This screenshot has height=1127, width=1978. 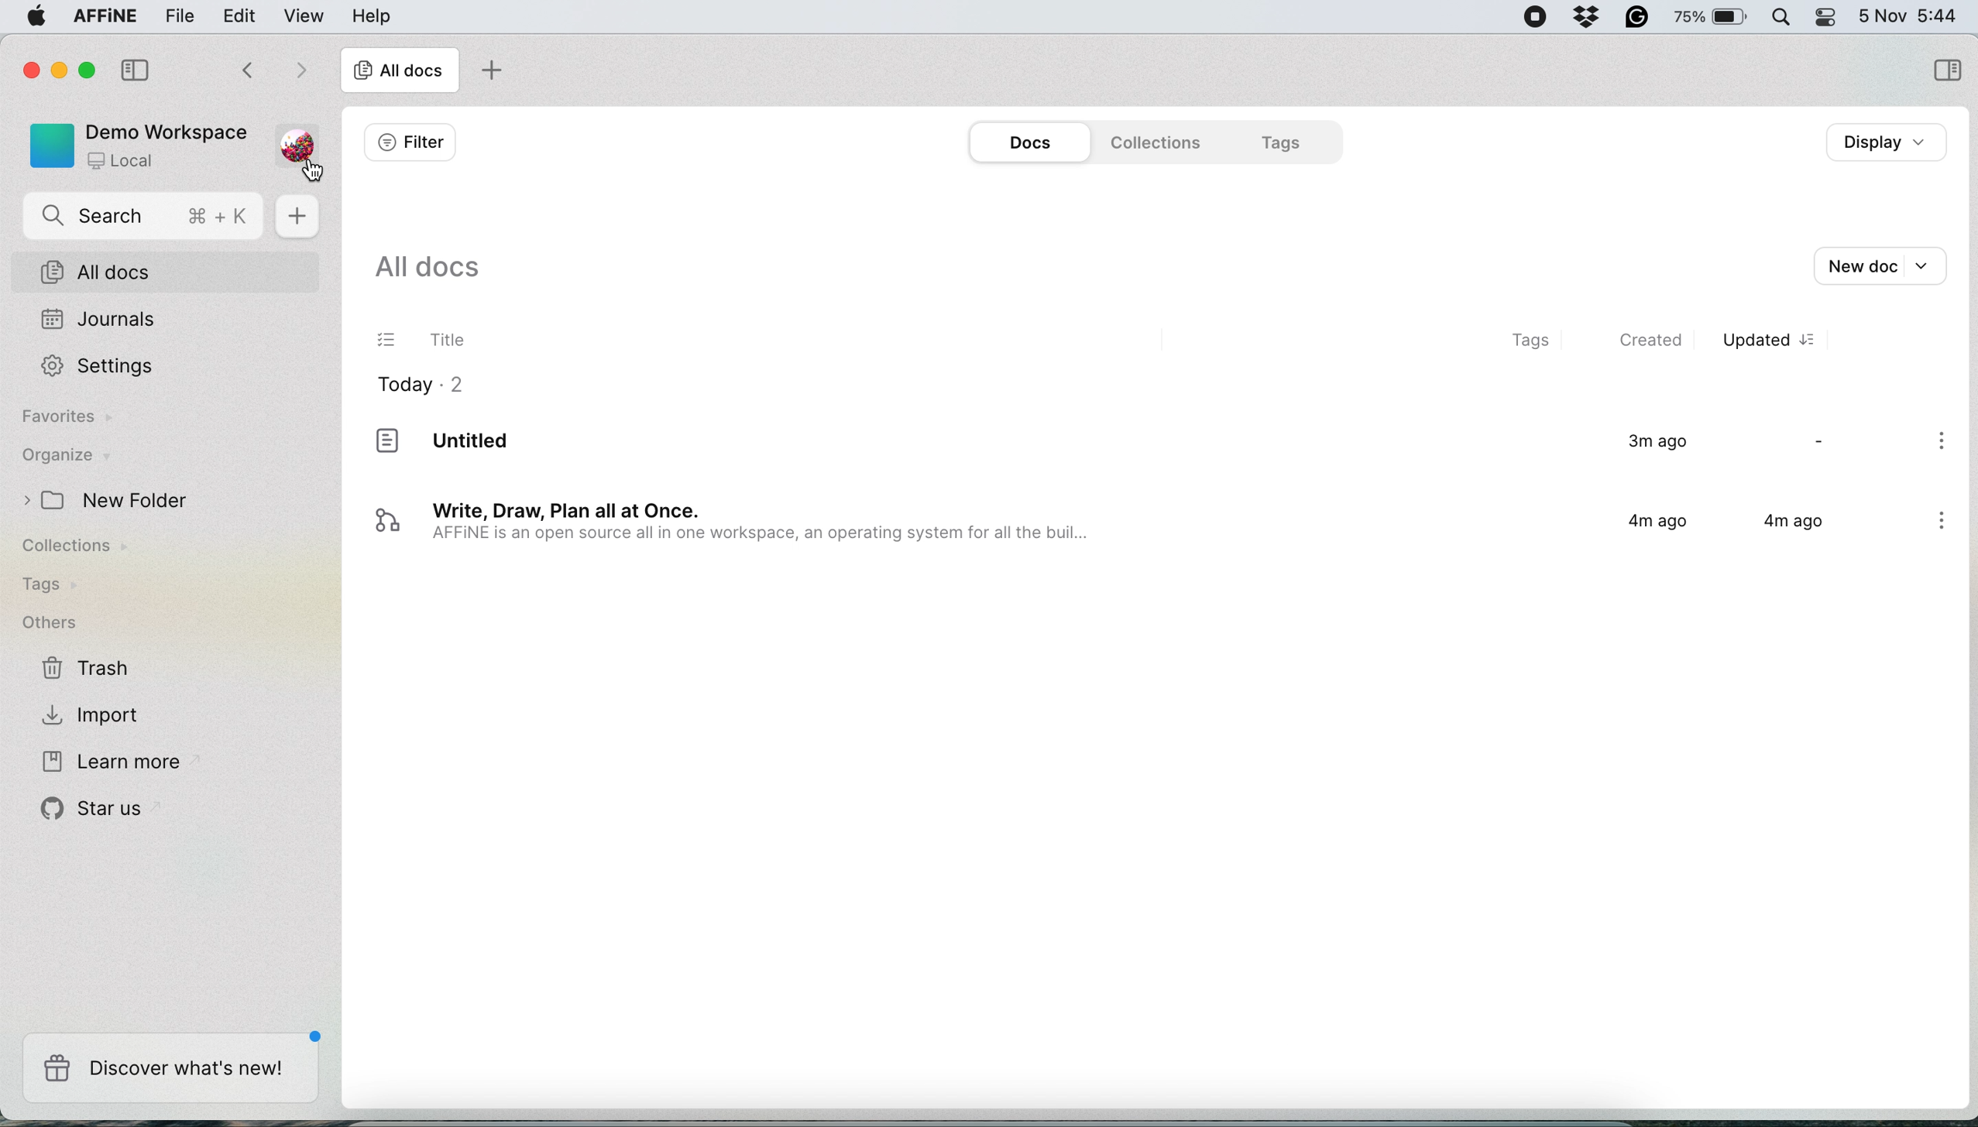 What do you see at coordinates (97, 808) in the screenshot?
I see `star us` at bounding box center [97, 808].